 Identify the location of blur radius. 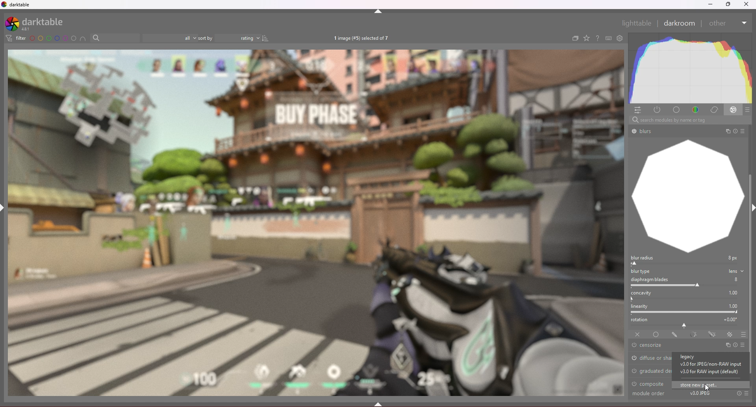
(686, 260).